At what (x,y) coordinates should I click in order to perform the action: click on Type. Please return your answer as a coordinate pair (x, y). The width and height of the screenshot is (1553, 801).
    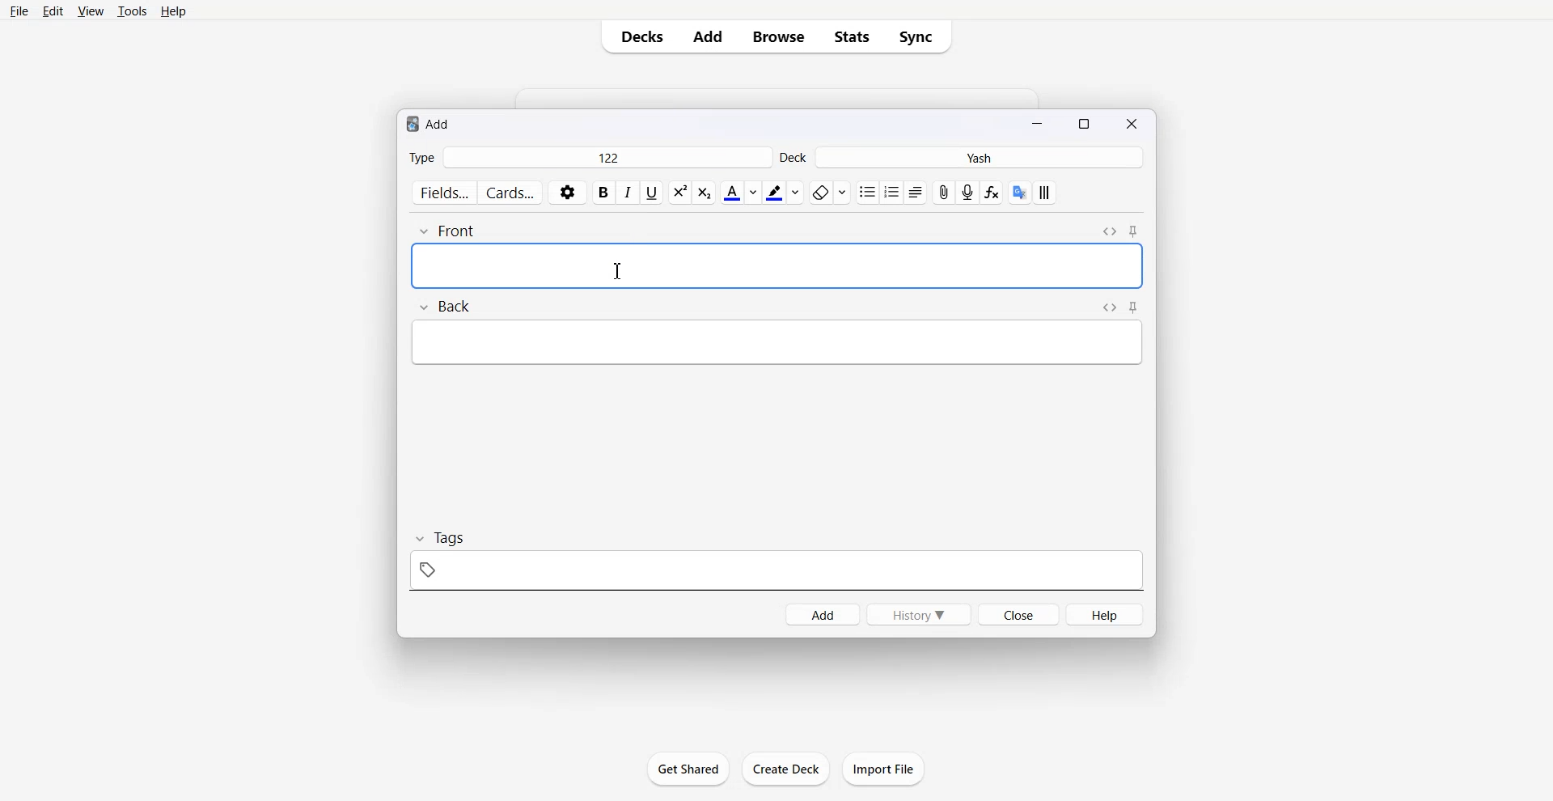
    Looking at the image, I should click on (421, 157).